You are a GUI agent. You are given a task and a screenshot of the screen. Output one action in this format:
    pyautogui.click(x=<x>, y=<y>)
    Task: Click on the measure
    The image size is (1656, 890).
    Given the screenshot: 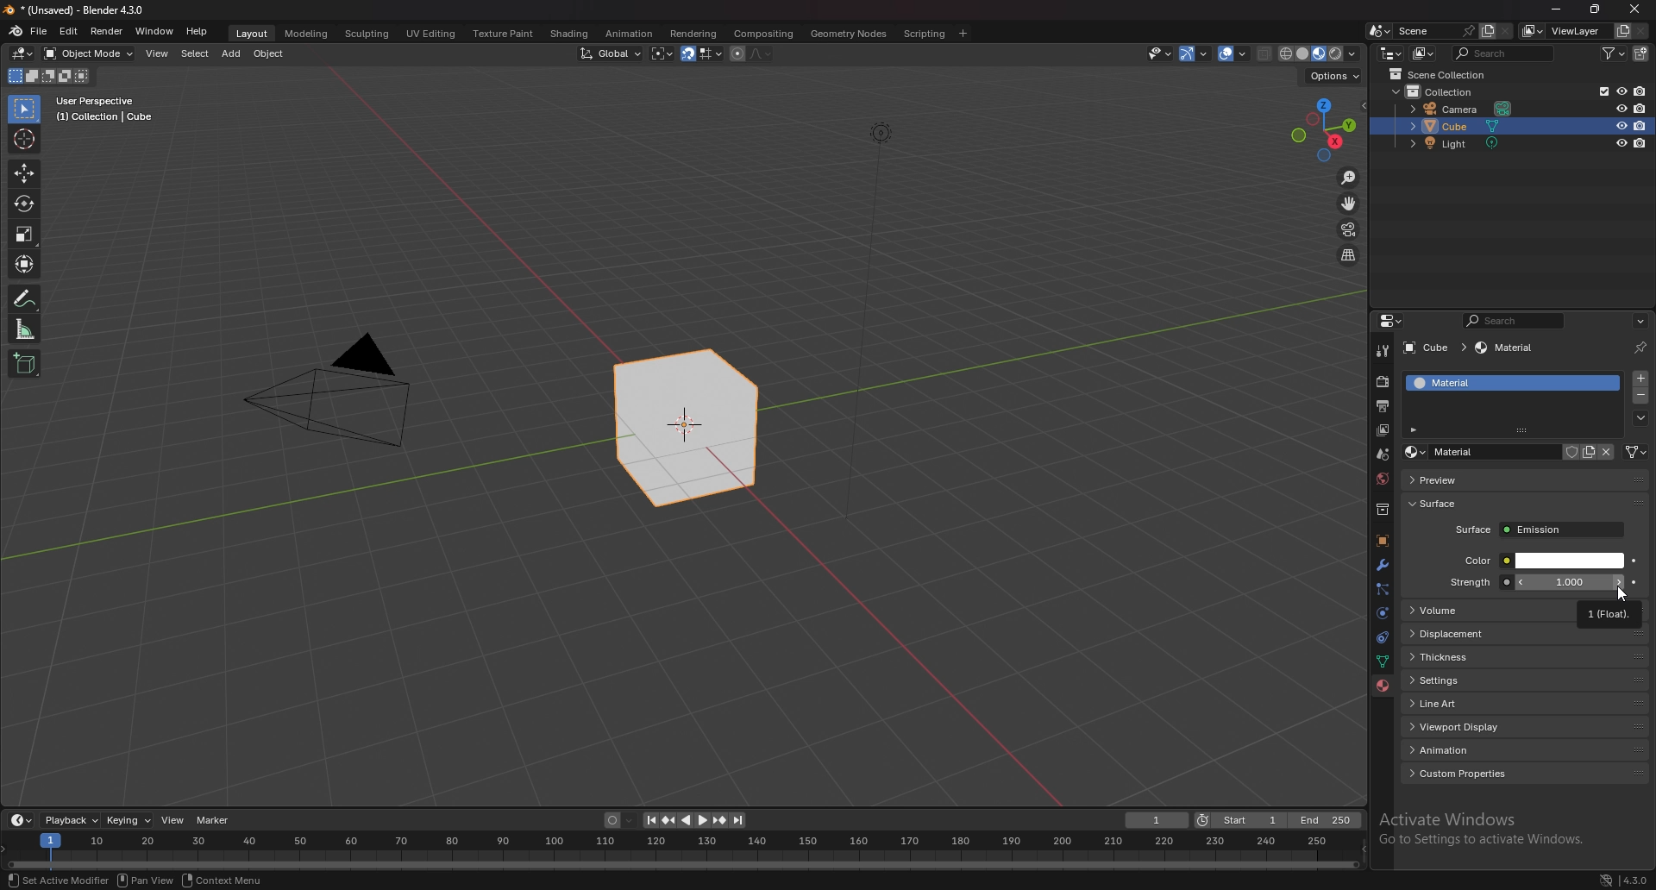 What is the action you would take?
    pyautogui.click(x=25, y=329)
    